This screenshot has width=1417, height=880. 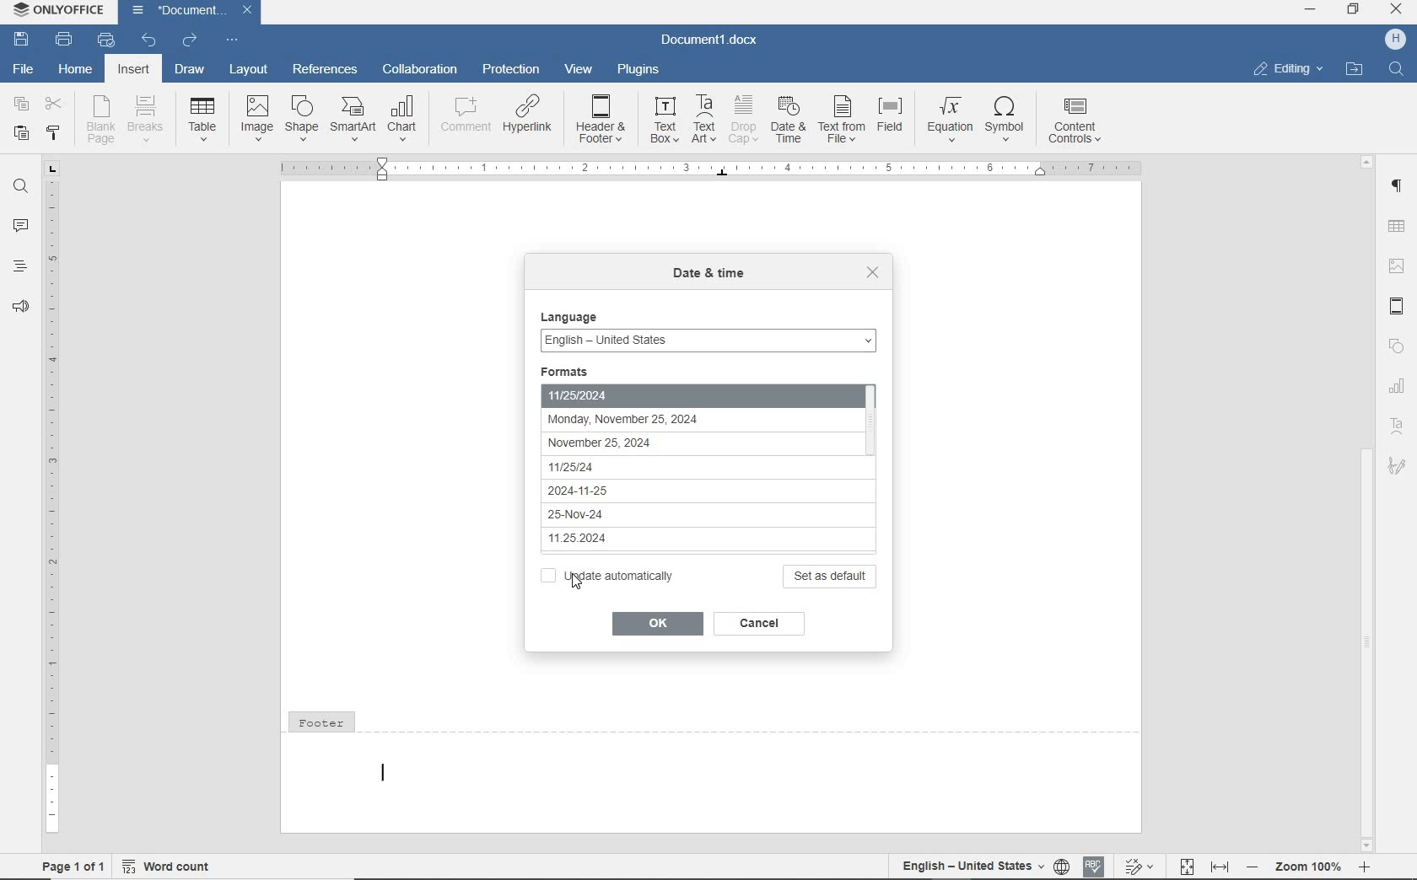 What do you see at coordinates (708, 336) in the screenshot?
I see `English — United States -` at bounding box center [708, 336].